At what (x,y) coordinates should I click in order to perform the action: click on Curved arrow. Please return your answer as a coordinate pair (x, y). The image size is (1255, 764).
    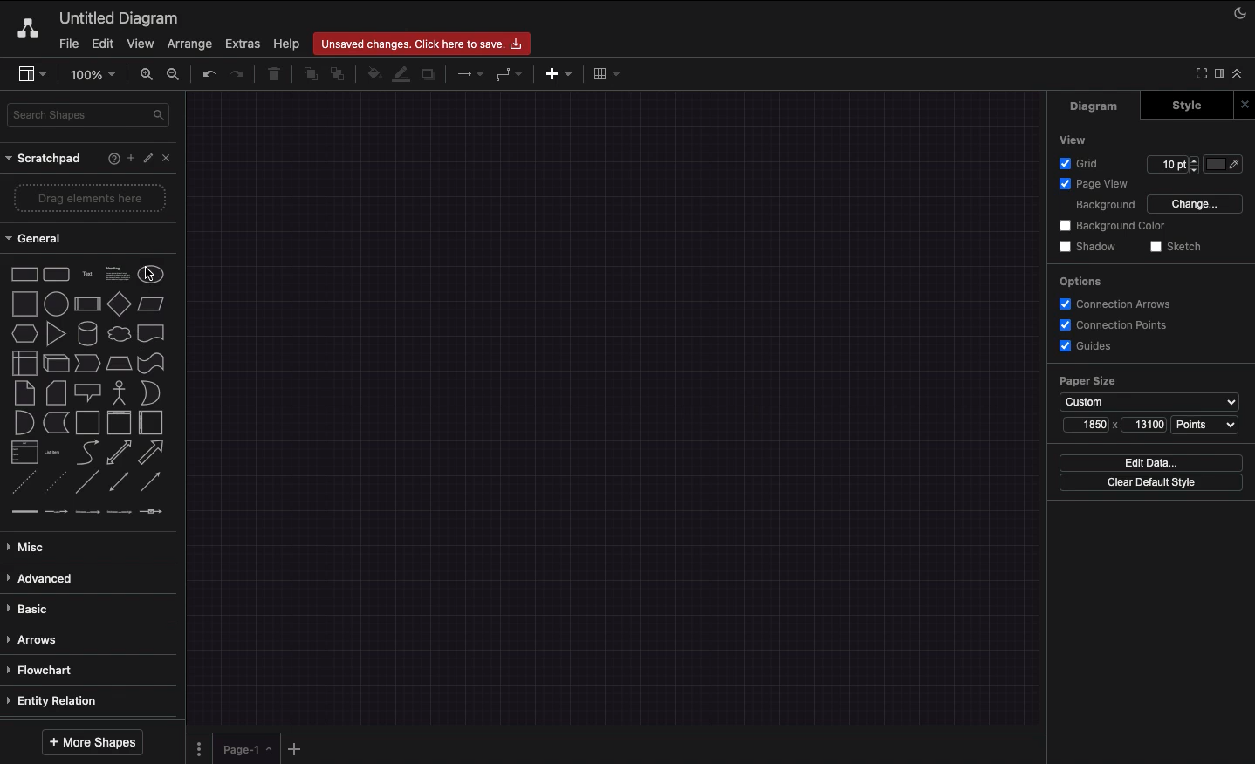
    Looking at the image, I should click on (87, 451).